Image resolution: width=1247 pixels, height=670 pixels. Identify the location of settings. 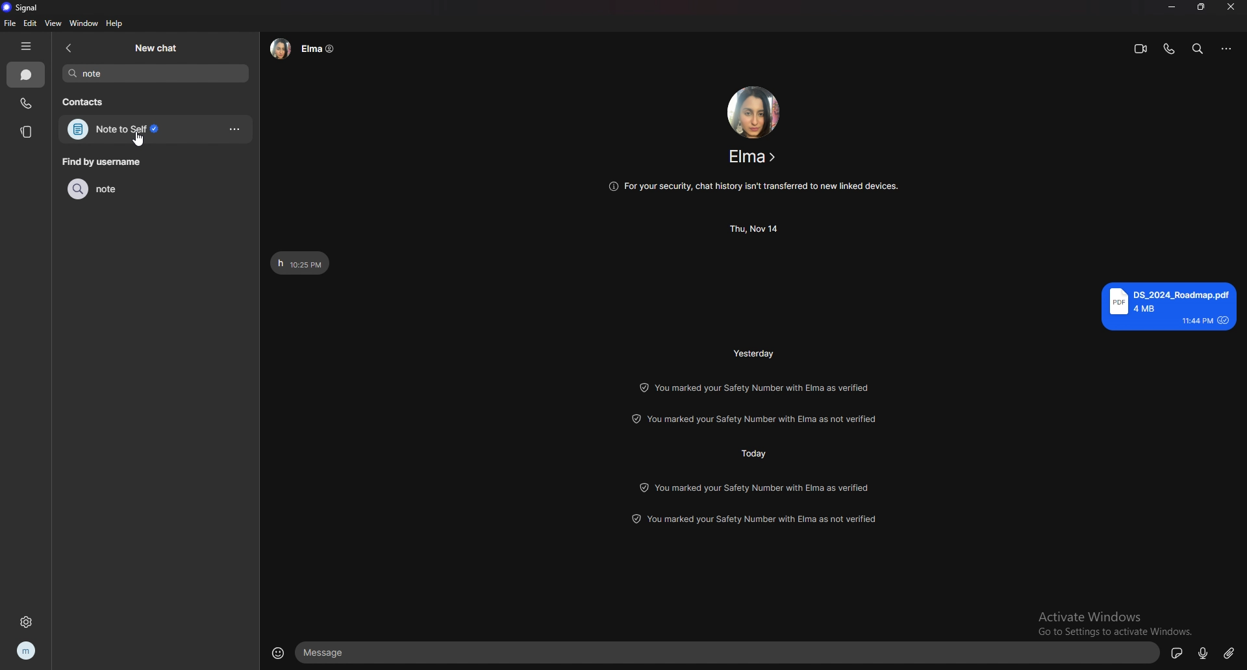
(25, 621).